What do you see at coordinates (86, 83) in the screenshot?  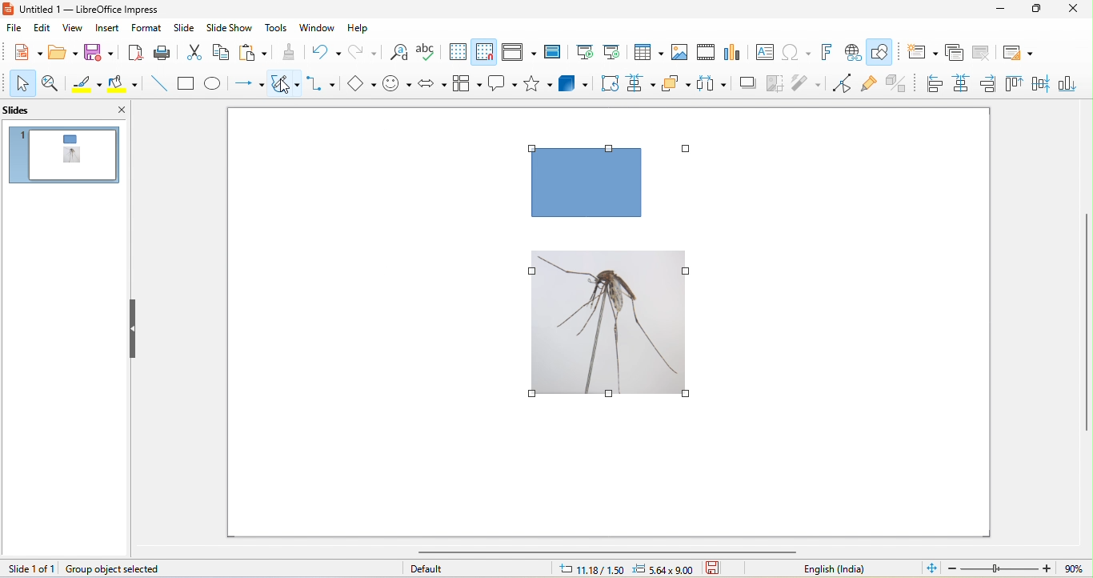 I see `line color` at bounding box center [86, 83].